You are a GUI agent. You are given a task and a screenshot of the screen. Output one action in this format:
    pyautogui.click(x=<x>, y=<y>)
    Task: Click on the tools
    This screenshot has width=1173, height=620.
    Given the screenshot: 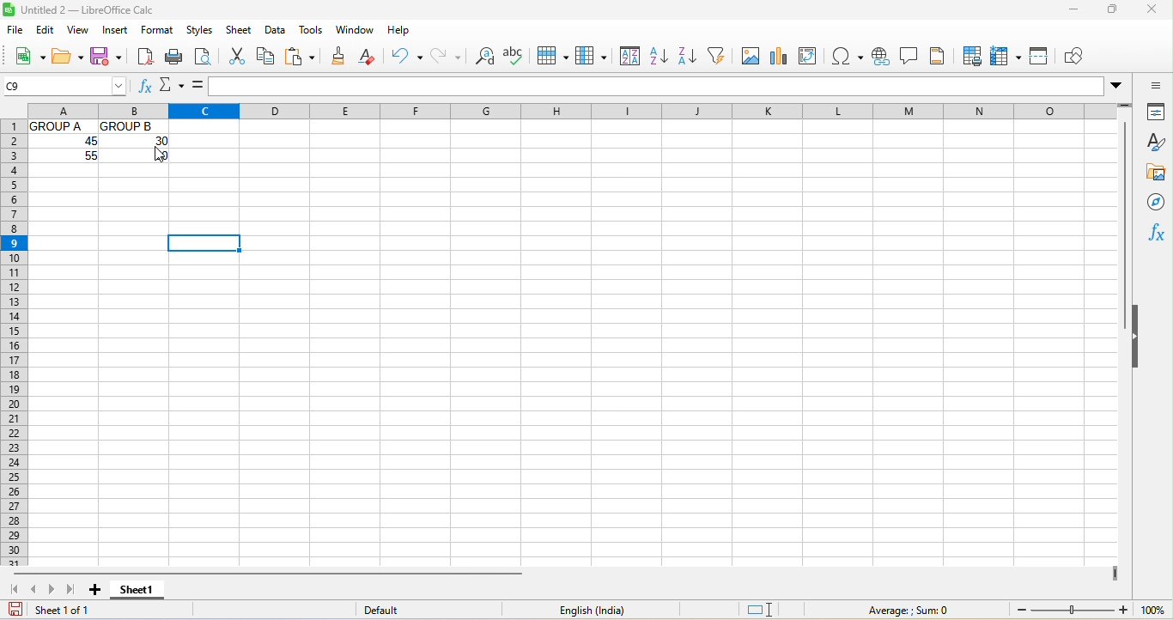 What is the action you would take?
    pyautogui.click(x=313, y=30)
    